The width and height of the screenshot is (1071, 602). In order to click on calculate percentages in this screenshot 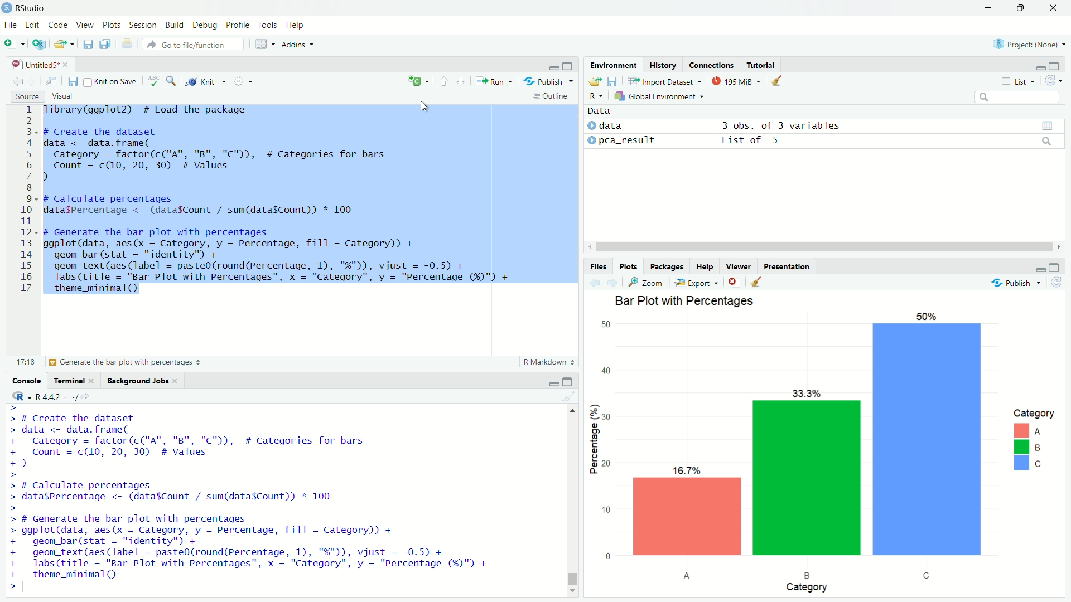, I will do `click(110, 362)`.